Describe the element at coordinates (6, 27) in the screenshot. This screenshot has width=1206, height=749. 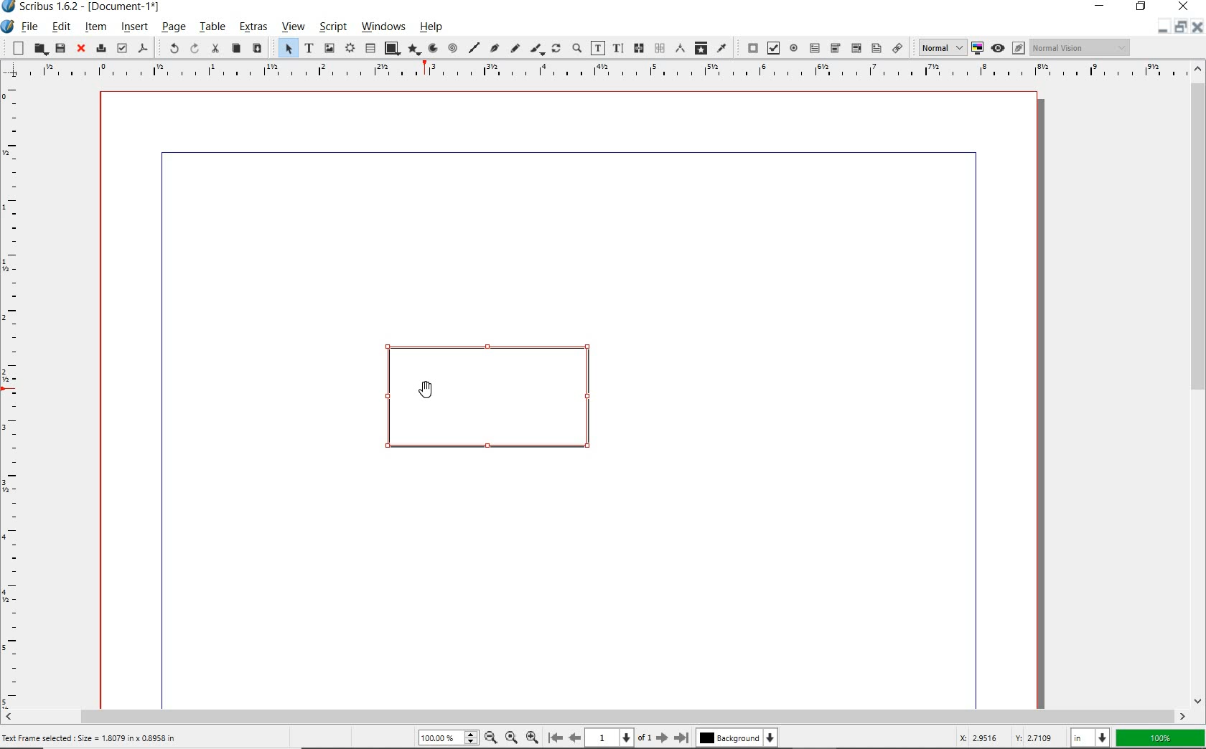
I see `system icon` at that location.